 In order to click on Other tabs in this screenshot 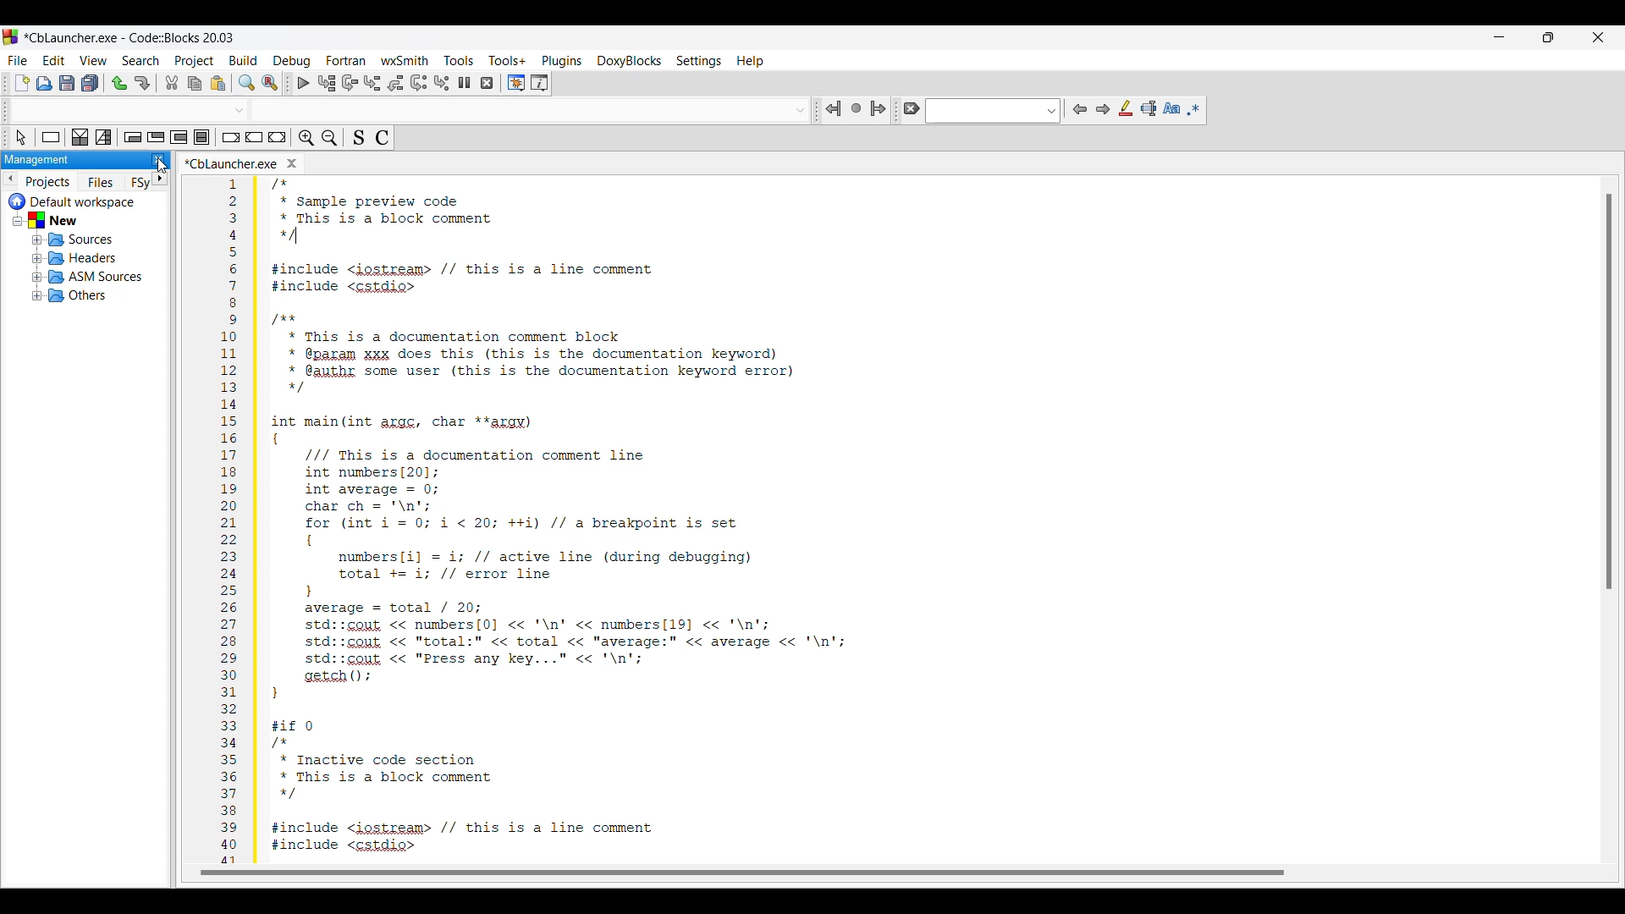, I will do `click(114, 182)`.